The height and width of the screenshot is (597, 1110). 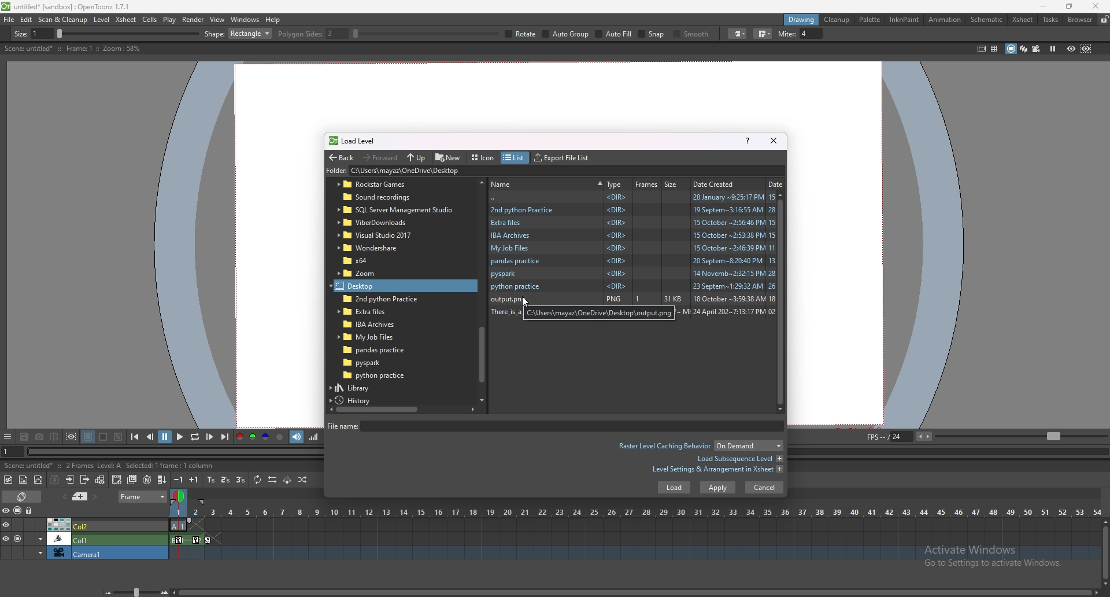 I want to click on names, so click(x=546, y=183).